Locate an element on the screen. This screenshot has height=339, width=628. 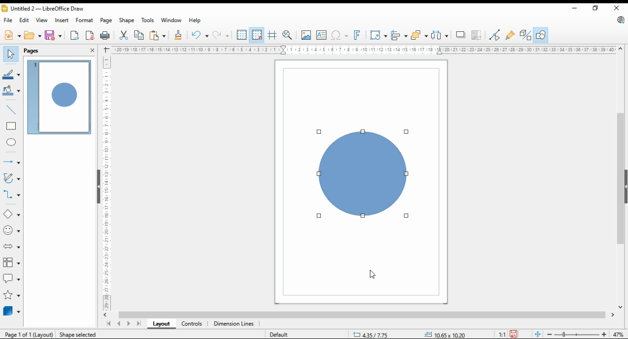
transformations is located at coordinates (378, 35).